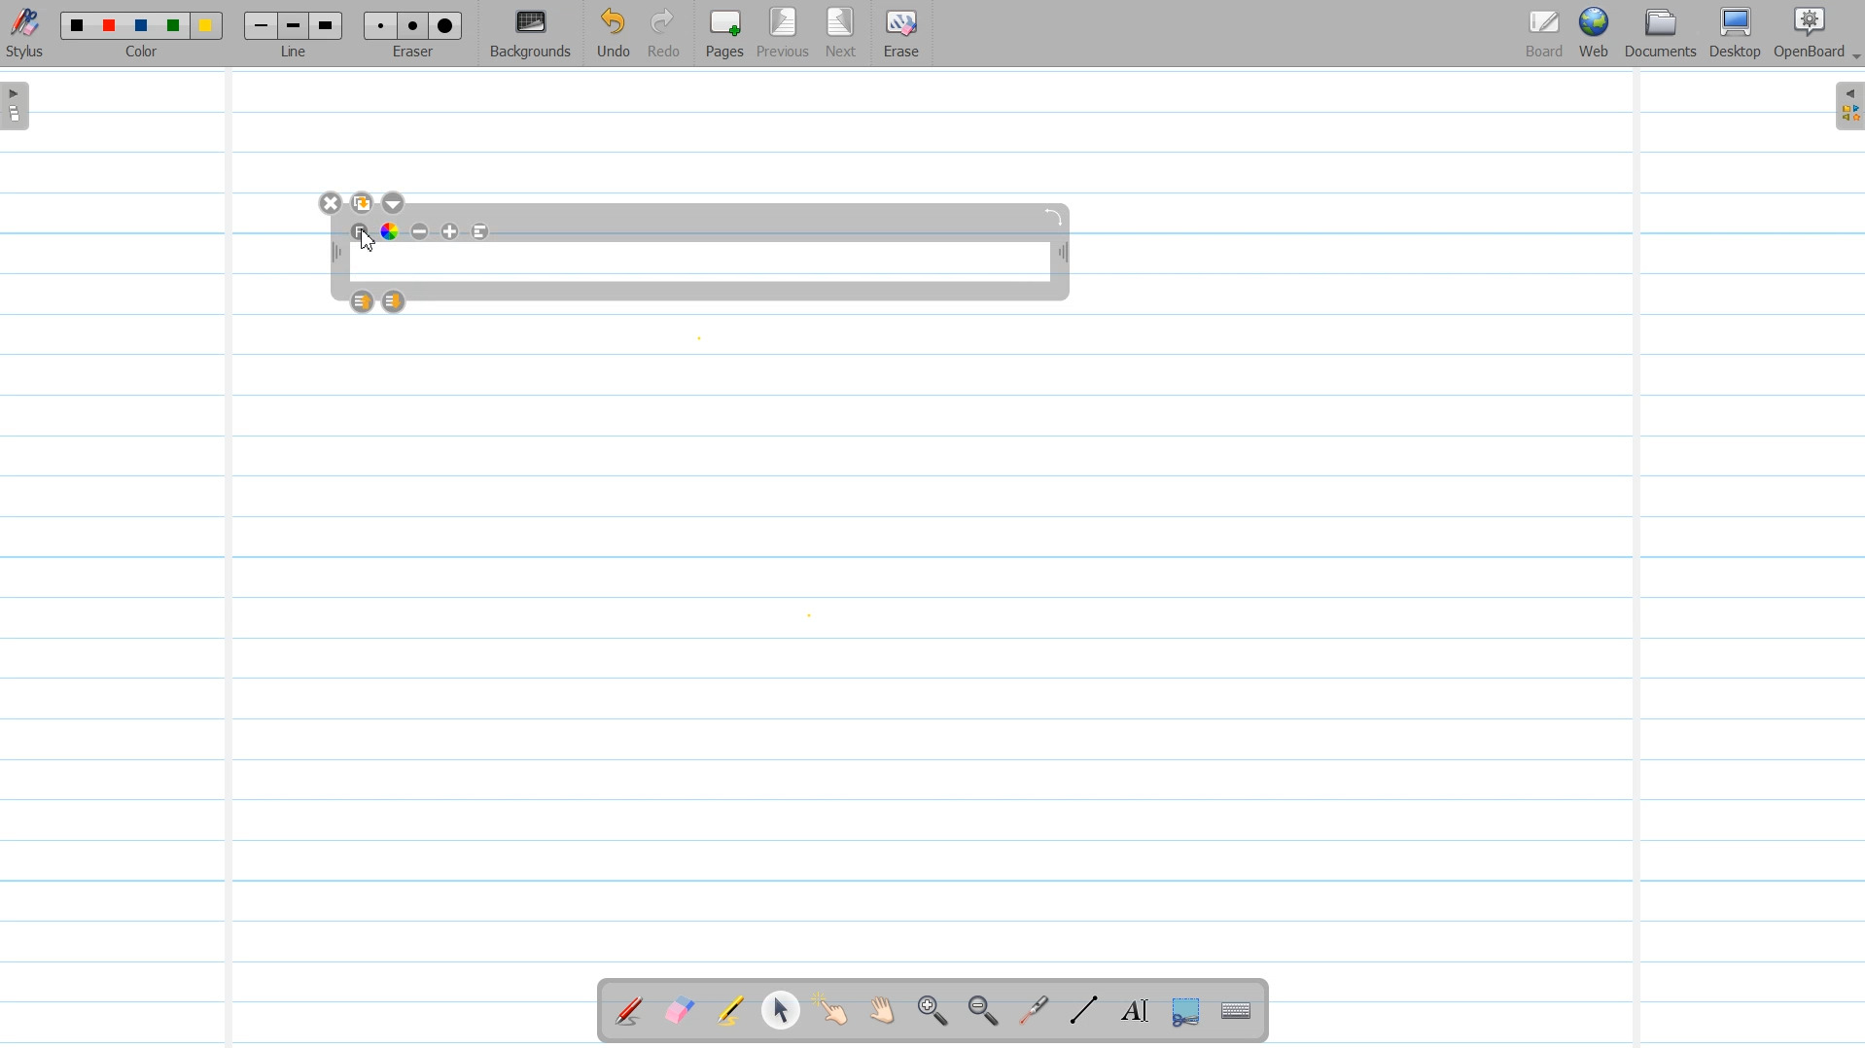 This screenshot has width=1865, height=1048. I want to click on Board, so click(1544, 34).